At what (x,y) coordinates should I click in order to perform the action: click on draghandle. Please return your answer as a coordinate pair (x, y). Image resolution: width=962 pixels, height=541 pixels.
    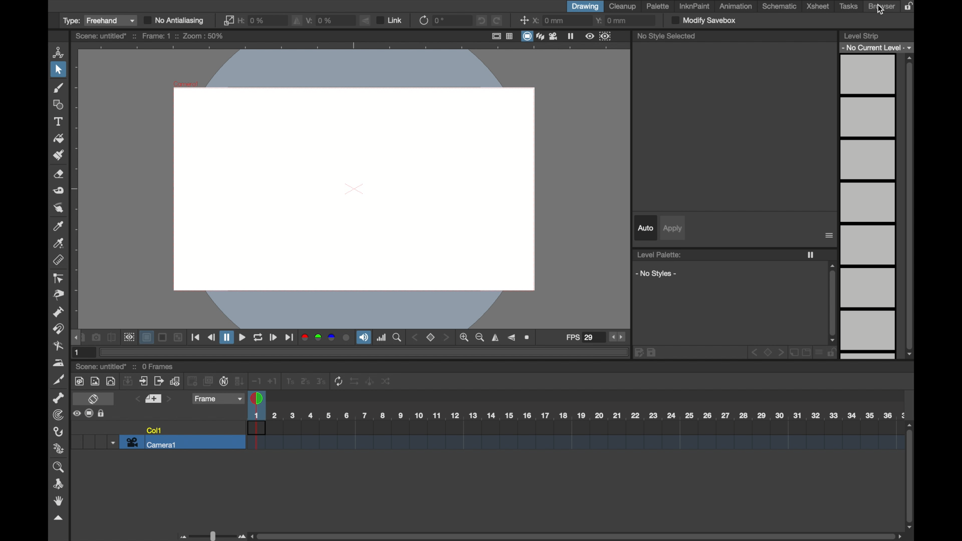
    Looking at the image, I should click on (77, 338).